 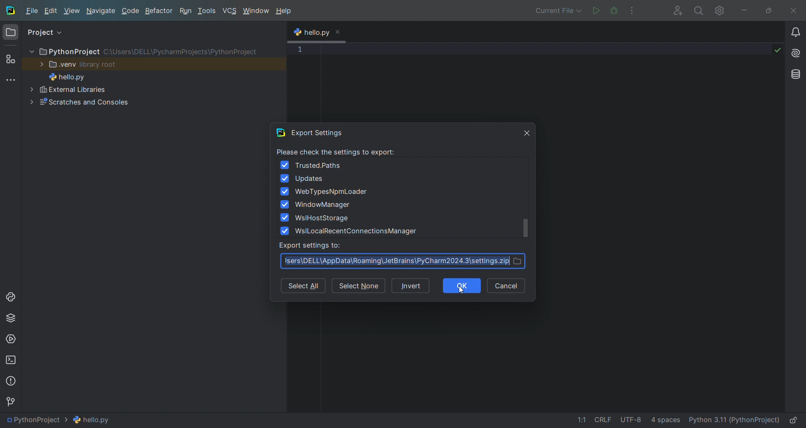 I want to click on Export settings to:, so click(x=312, y=246).